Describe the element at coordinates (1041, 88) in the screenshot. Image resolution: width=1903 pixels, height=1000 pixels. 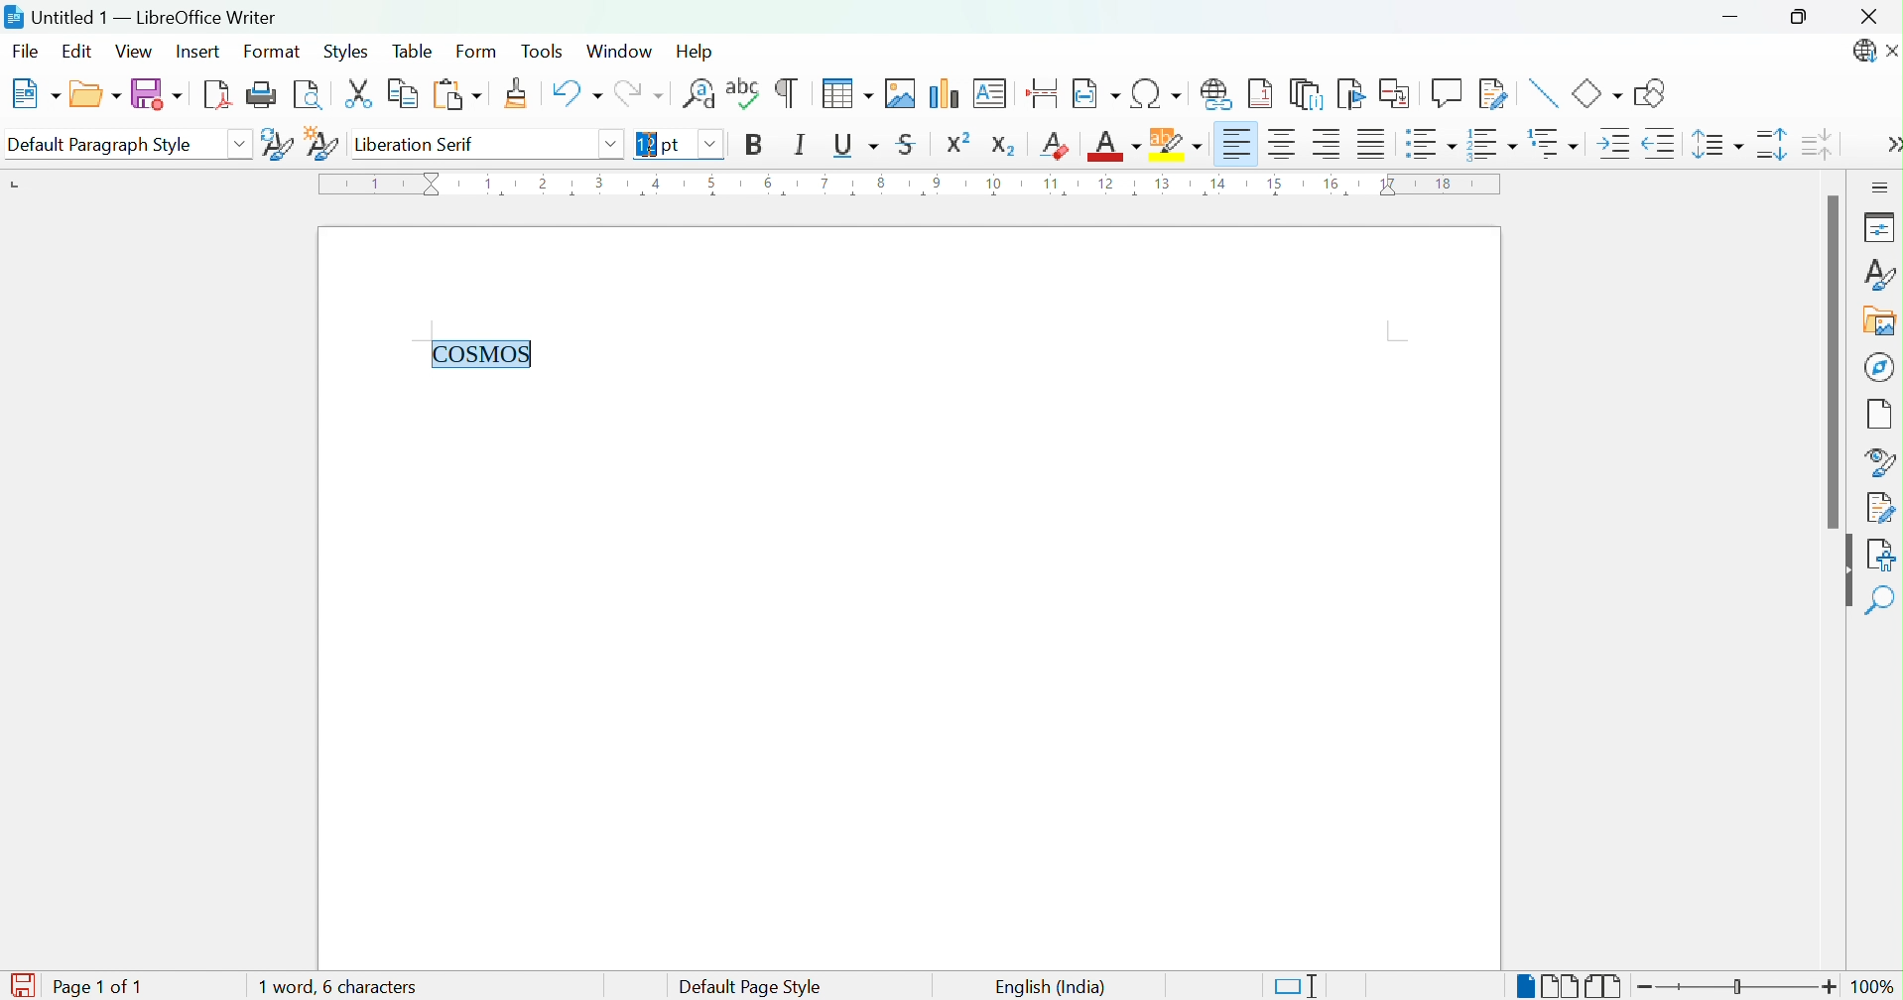
I see `Insert Page Break` at that location.